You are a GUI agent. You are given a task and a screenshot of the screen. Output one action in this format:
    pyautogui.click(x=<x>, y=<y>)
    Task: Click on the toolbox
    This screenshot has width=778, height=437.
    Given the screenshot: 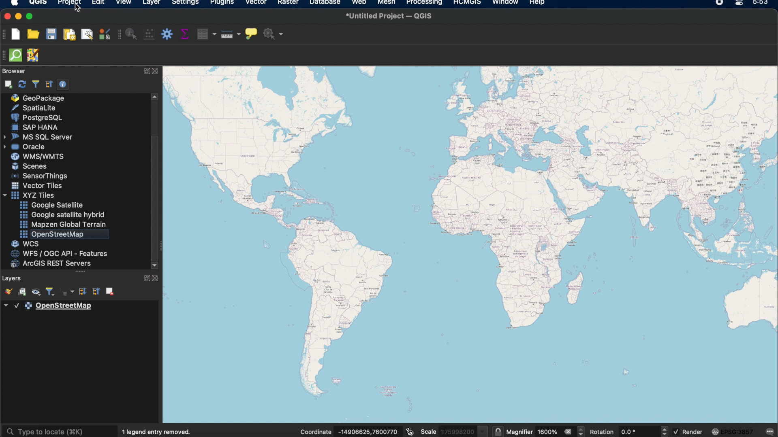 What is the action you would take?
    pyautogui.click(x=166, y=34)
    